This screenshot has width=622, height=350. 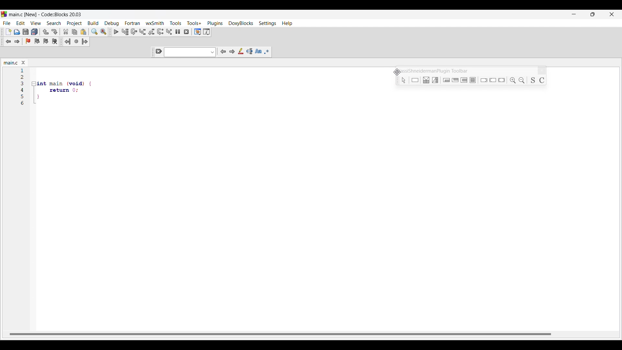 What do you see at coordinates (224, 52) in the screenshot?
I see `Previous` at bounding box center [224, 52].